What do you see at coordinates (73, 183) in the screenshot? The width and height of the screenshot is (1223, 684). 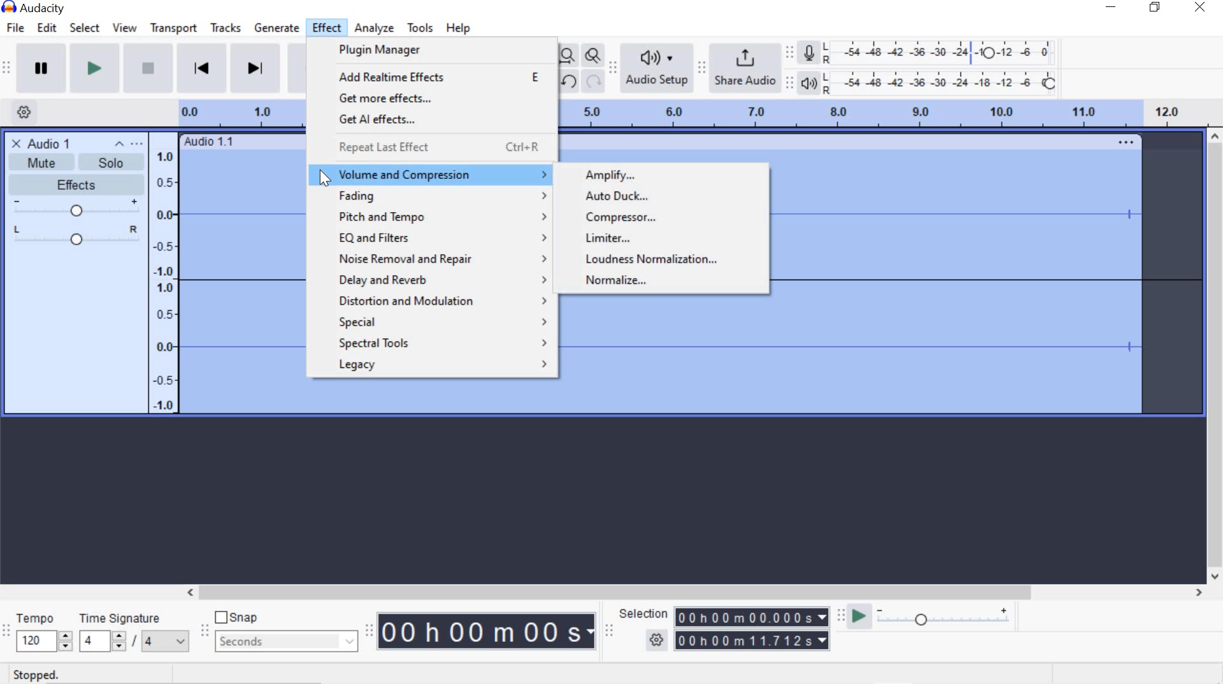 I see `EFFECTS` at bounding box center [73, 183].